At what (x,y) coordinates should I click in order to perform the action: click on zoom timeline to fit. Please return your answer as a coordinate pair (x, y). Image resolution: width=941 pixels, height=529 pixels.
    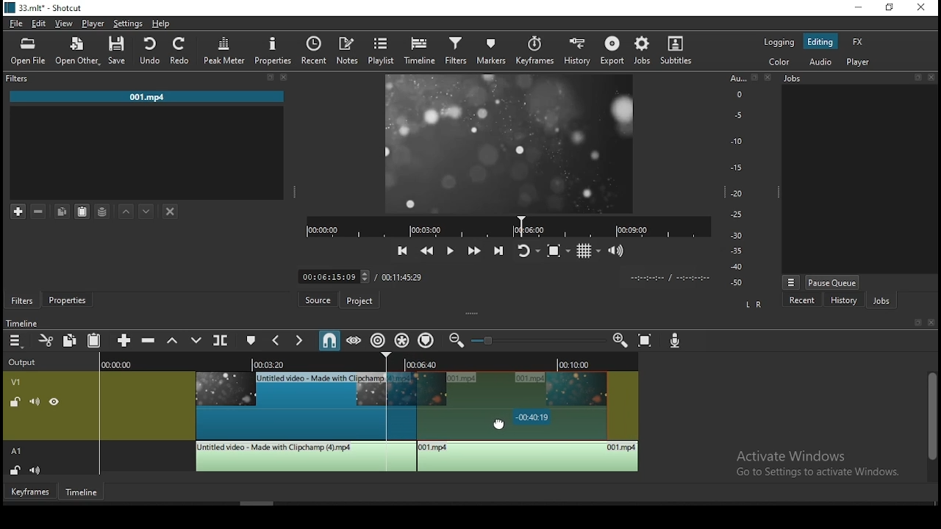
    Looking at the image, I should click on (650, 341).